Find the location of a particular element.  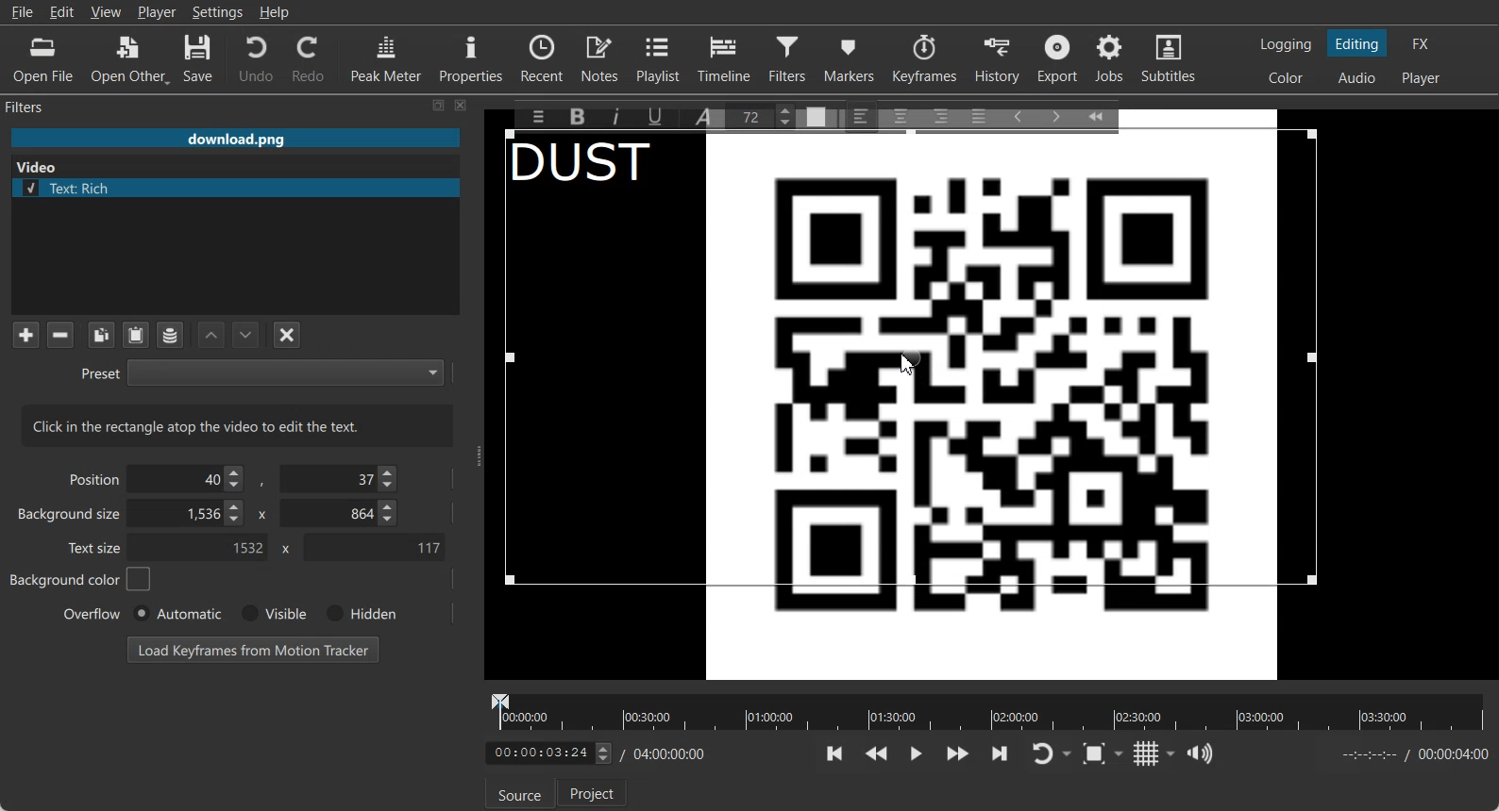

Redo is located at coordinates (310, 58).